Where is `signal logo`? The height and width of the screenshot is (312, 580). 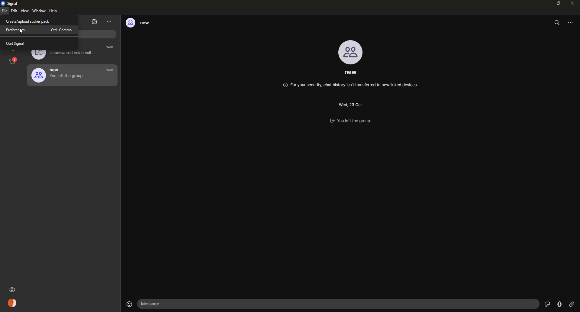
signal logo is located at coordinates (11, 3).